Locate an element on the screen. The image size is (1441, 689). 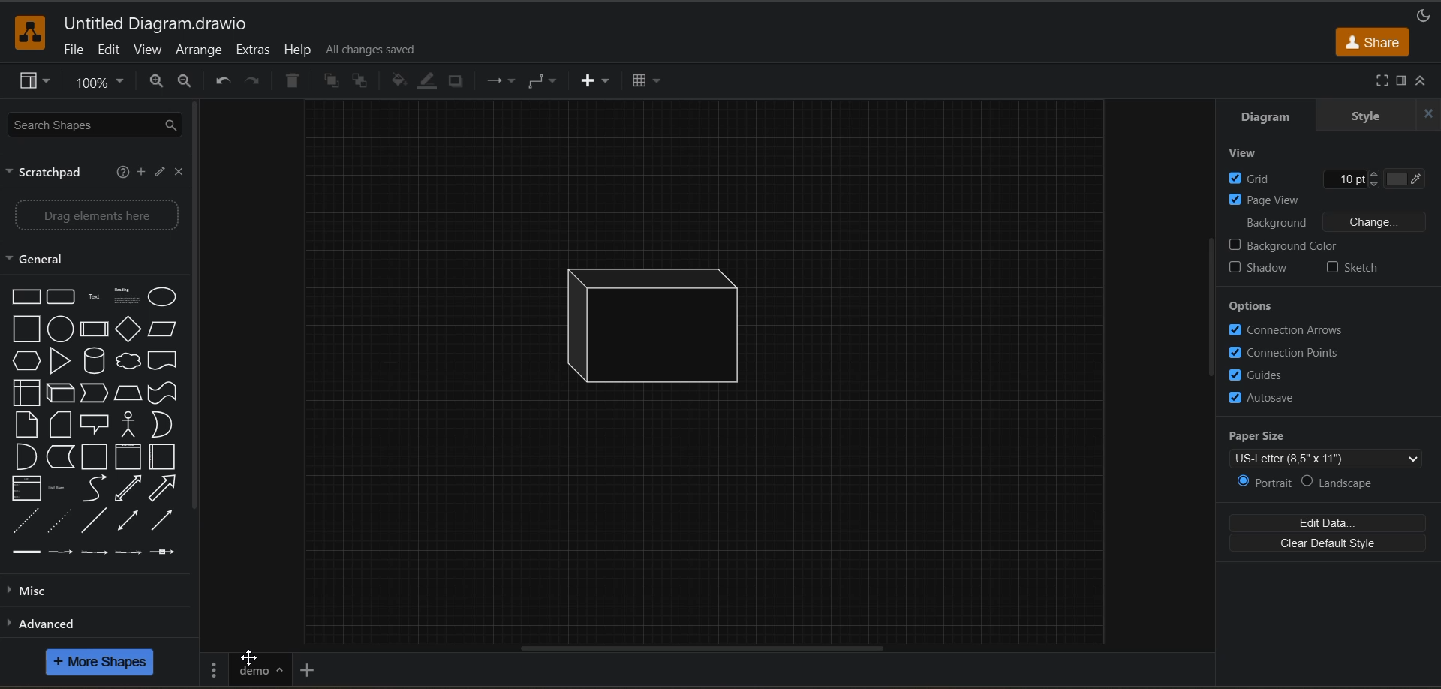
all changes saved is located at coordinates (374, 53).